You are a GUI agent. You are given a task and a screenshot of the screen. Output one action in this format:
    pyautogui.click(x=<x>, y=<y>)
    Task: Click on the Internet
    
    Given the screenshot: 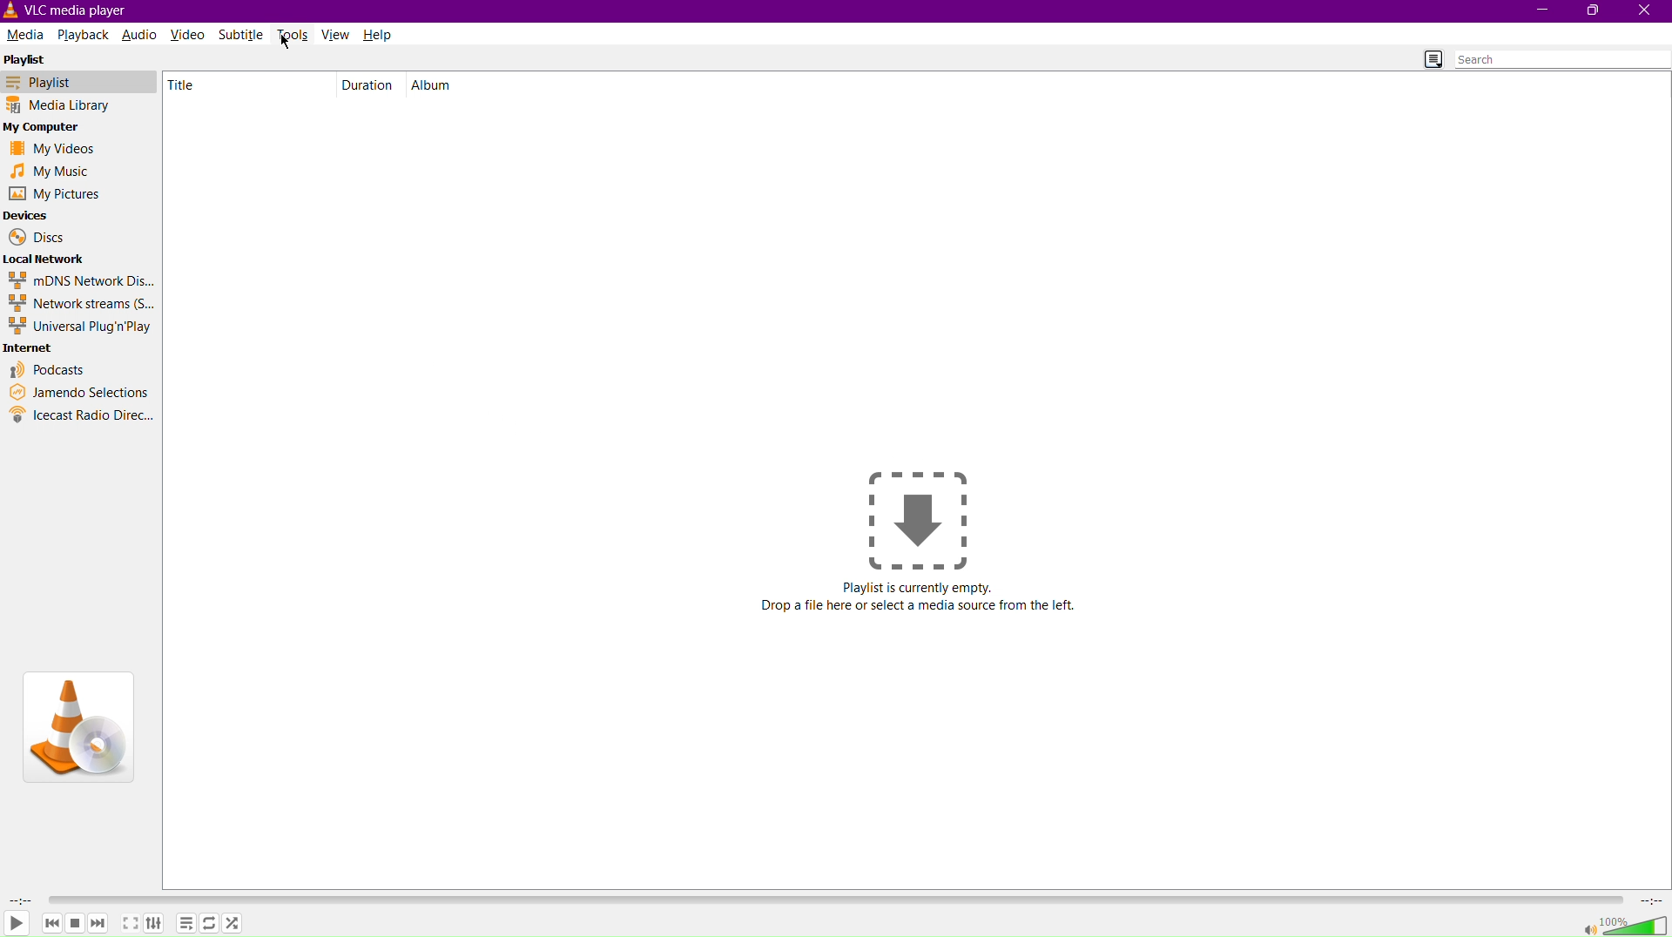 What is the action you would take?
    pyautogui.click(x=37, y=347)
    